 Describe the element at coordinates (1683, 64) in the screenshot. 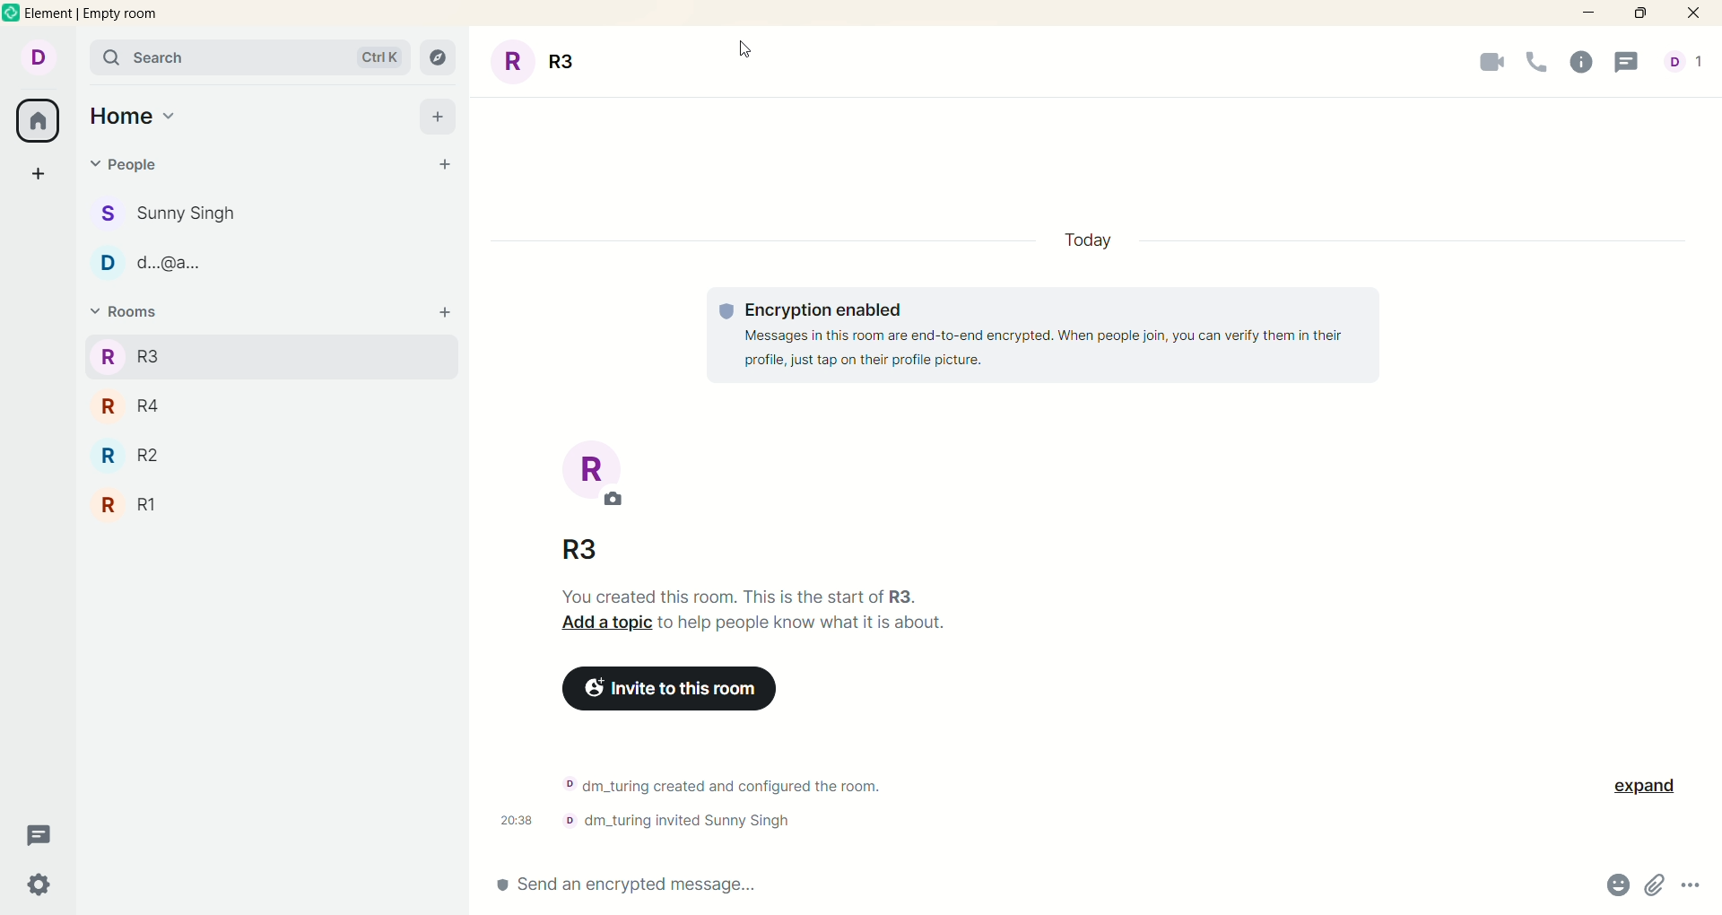

I see `people` at that location.